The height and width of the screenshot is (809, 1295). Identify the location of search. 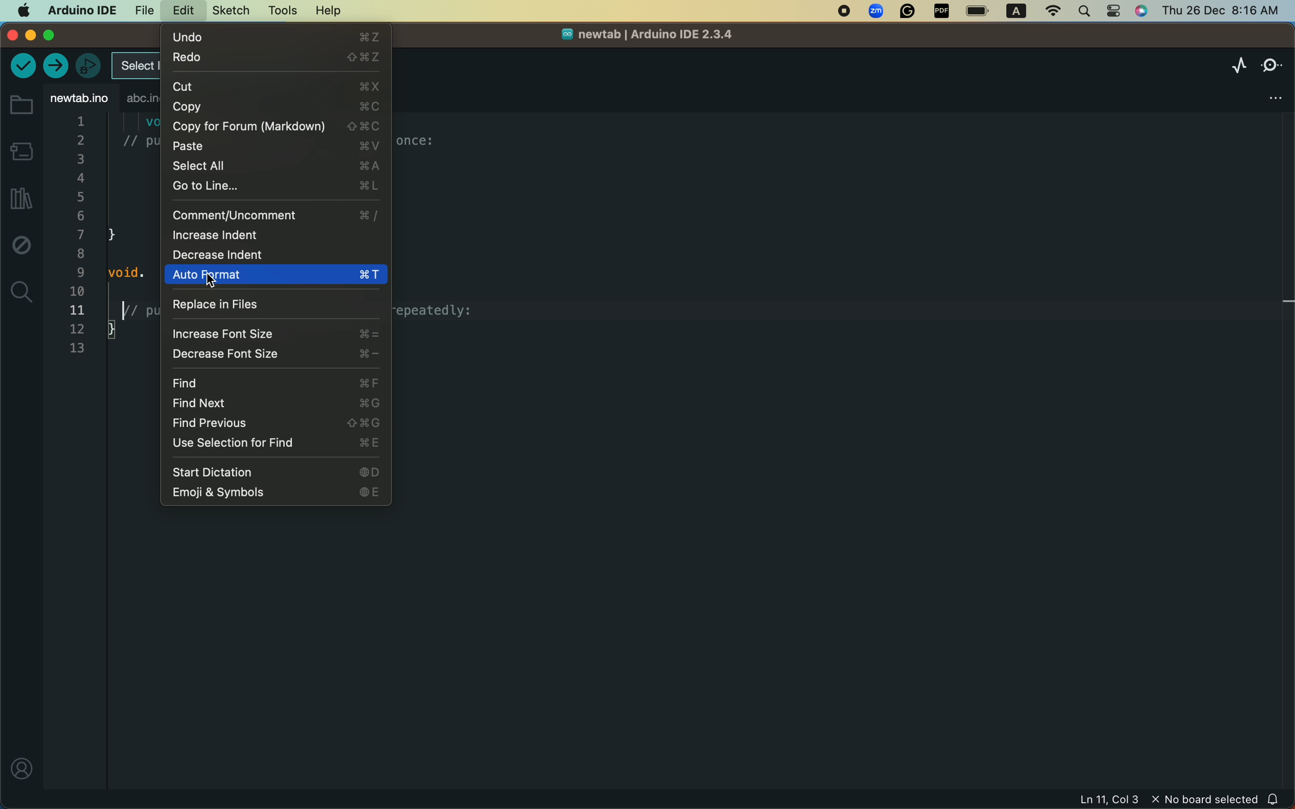
(1085, 10).